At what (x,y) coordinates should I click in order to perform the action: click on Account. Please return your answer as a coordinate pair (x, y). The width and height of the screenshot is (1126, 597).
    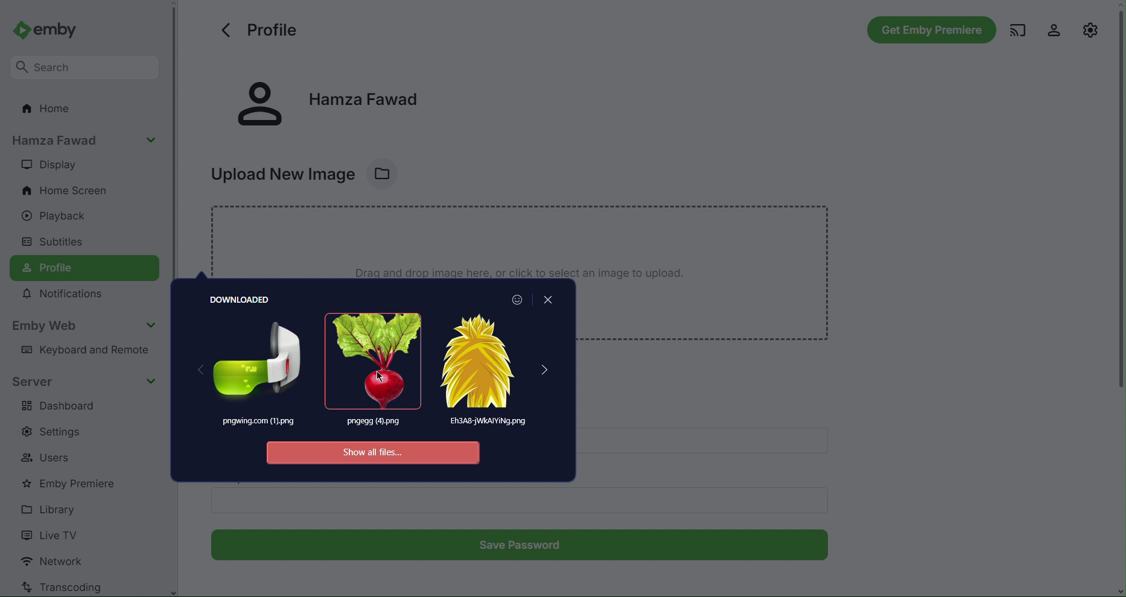
    Looking at the image, I should click on (1049, 30).